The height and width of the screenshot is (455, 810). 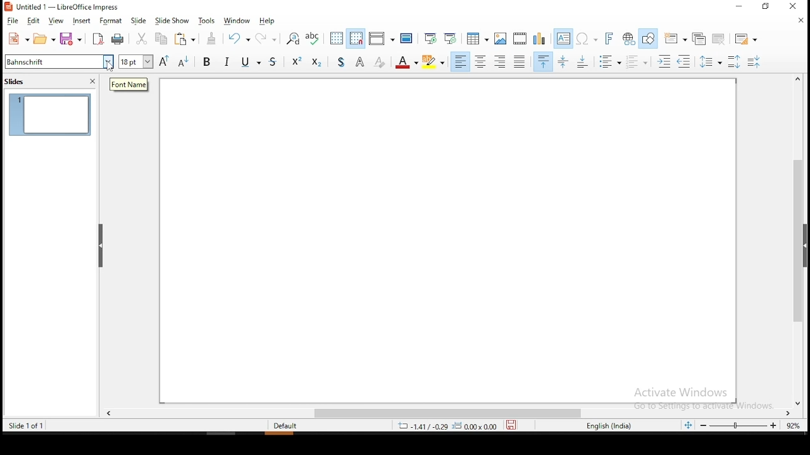 What do you see at coordinates (356, 38) in the screenshot?
I see `snap to grid` at bounding box center [356, 38].